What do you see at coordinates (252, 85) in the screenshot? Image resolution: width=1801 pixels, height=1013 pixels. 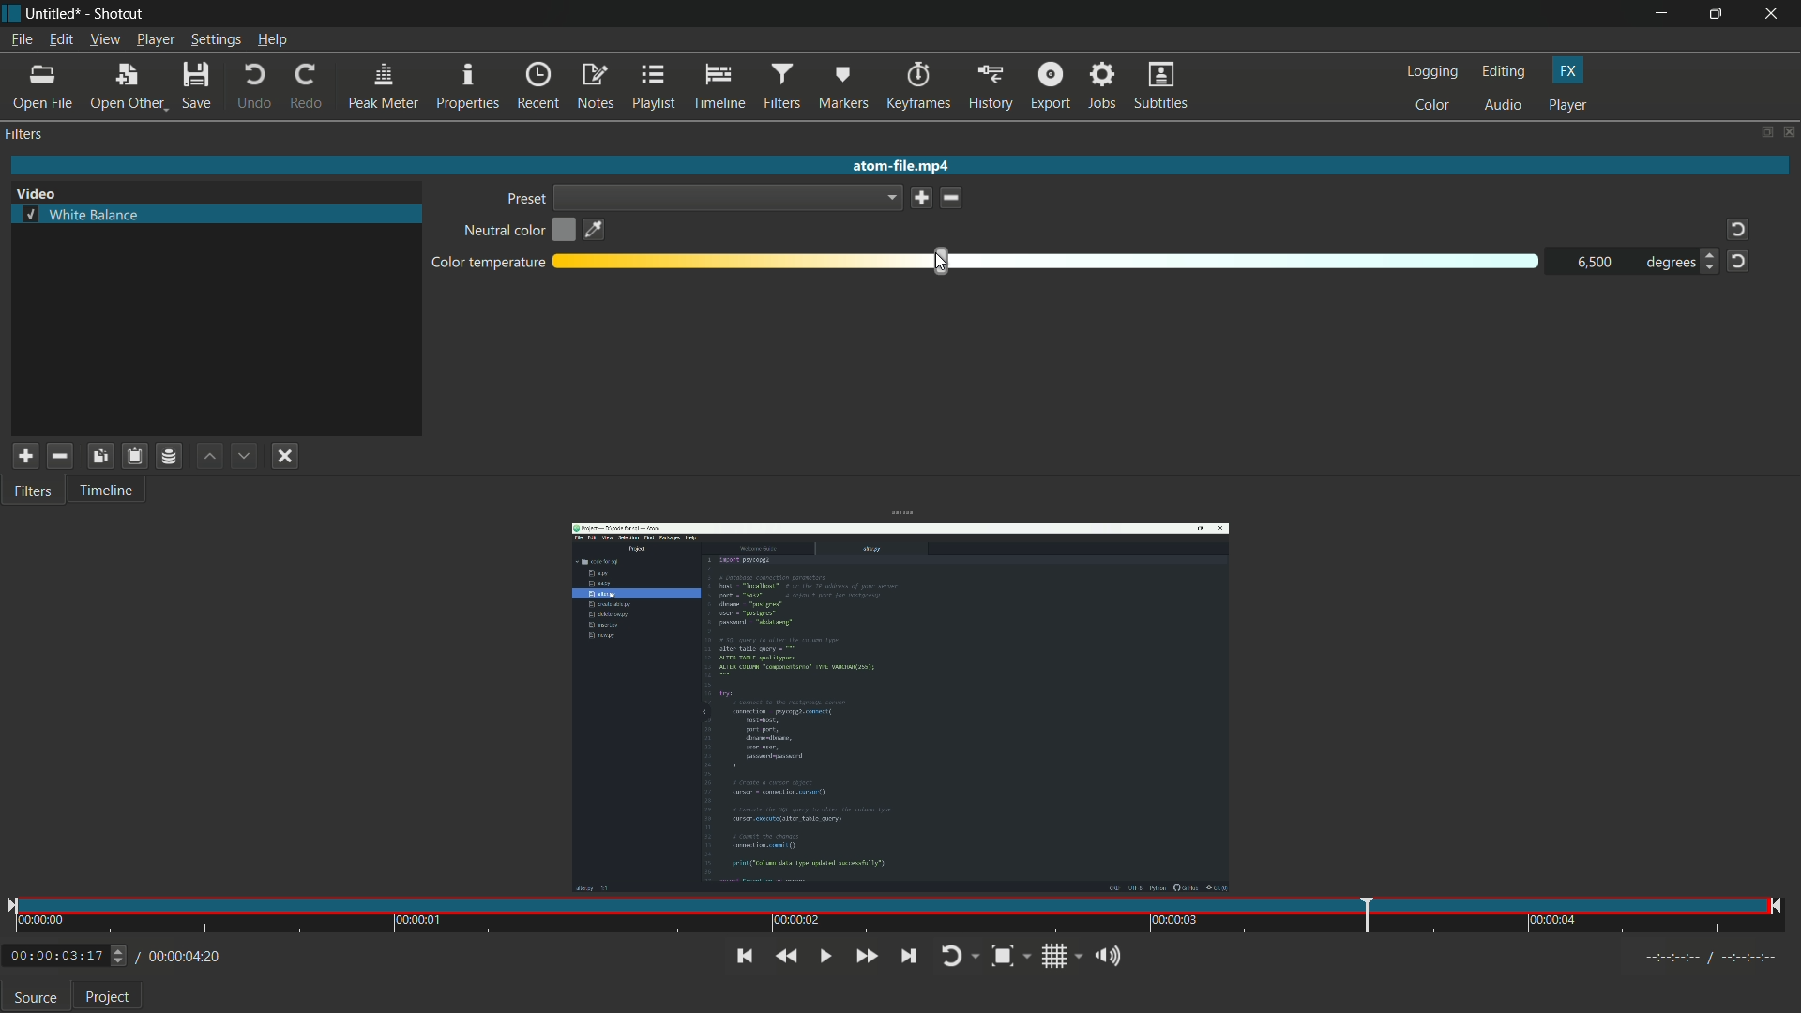 I see `undo` at bounding box center [252, 85].